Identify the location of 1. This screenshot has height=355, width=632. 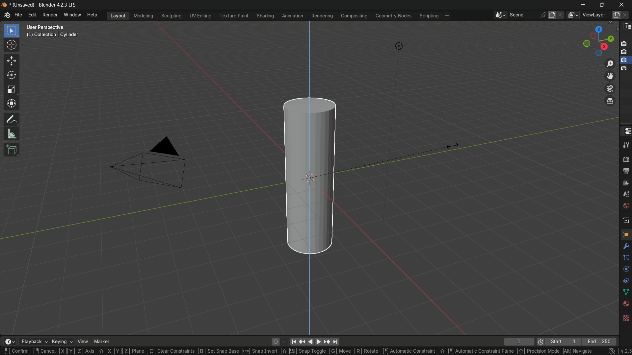
(518, 342).